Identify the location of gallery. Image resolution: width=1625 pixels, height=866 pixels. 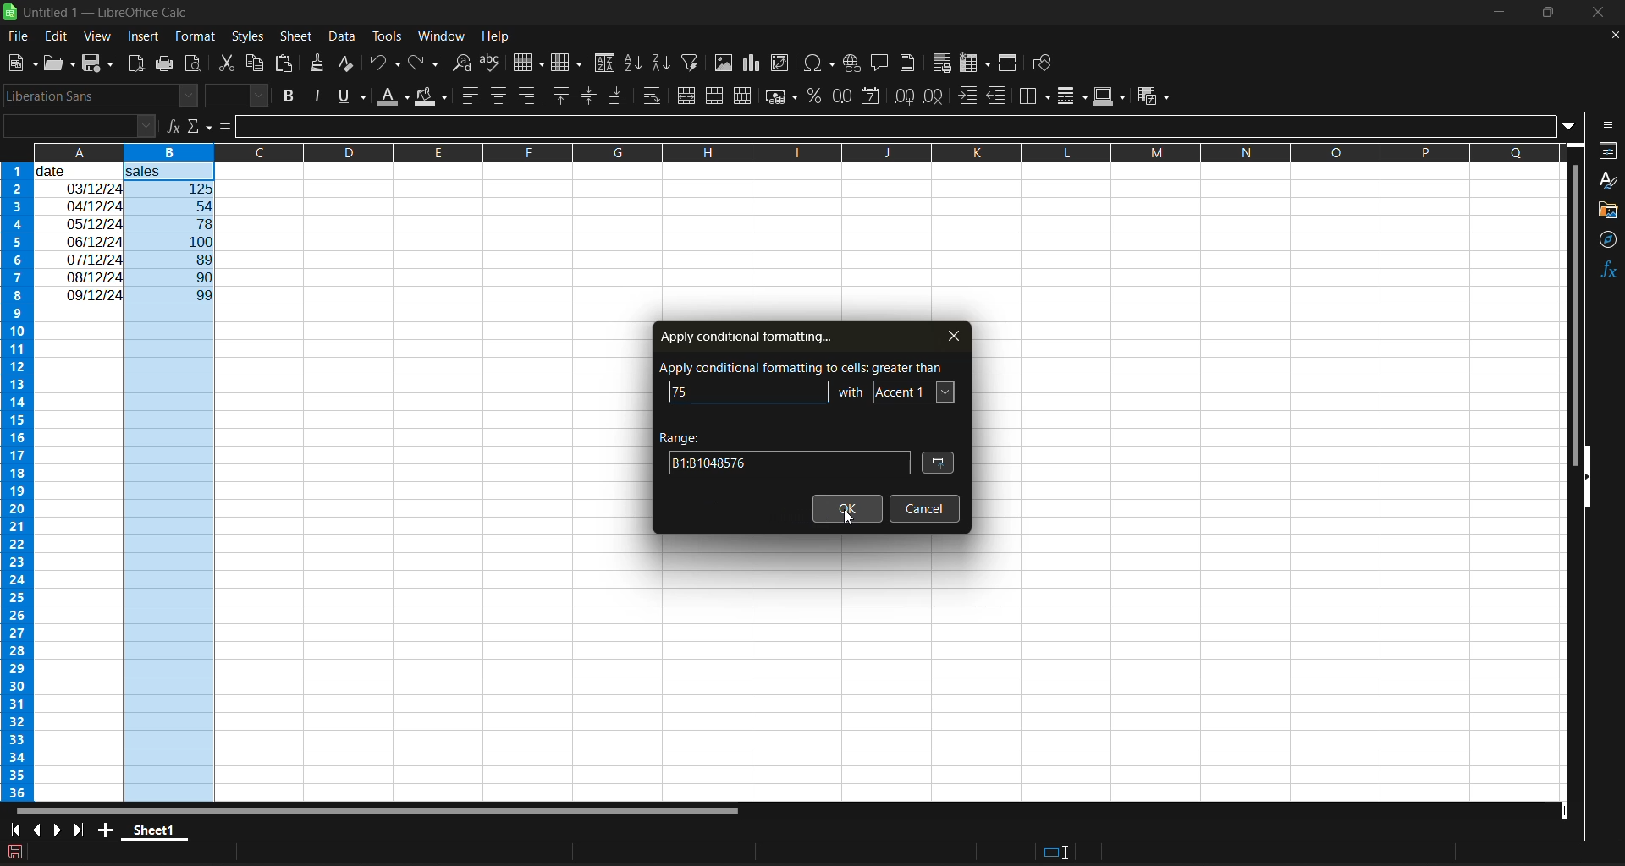
(1608, 211).